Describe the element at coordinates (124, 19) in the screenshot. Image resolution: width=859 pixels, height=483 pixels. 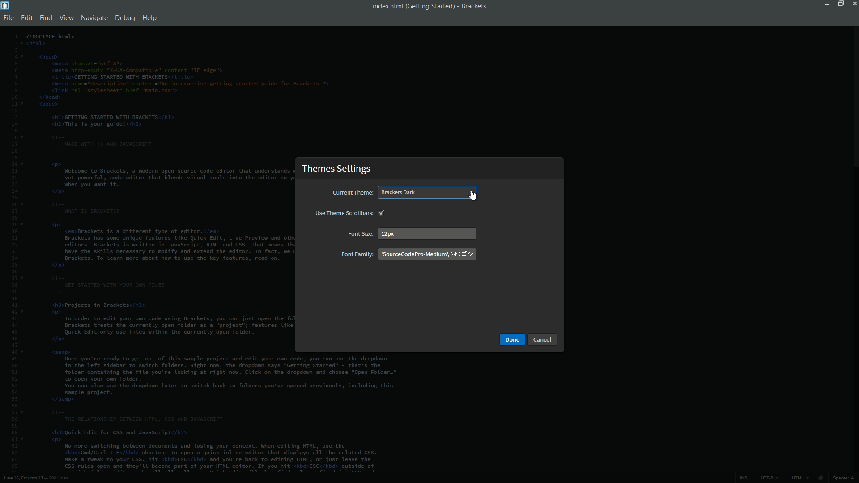
I see `debug menu` at that location.